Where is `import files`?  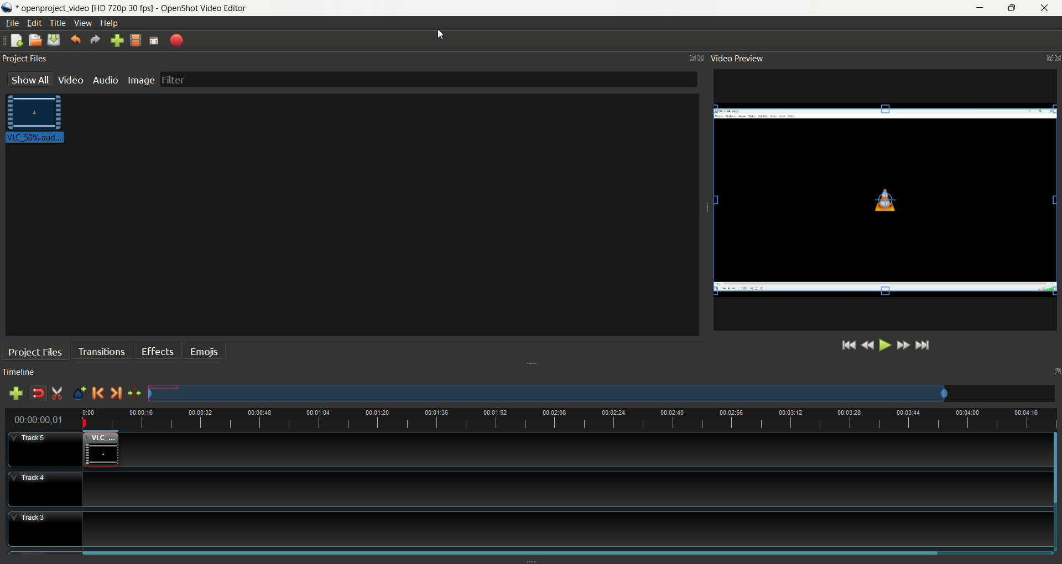 import files is located at coordinates (117, 40).